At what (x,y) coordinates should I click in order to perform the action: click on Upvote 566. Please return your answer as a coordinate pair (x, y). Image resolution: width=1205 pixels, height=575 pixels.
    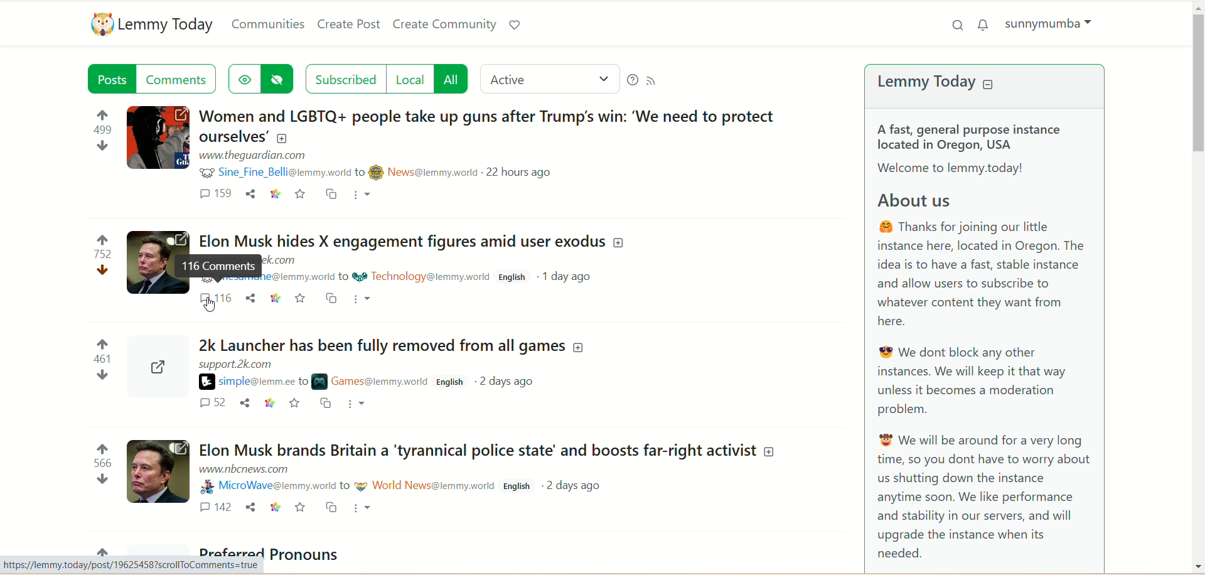
    Looking at the image, I should click on (102, 455).